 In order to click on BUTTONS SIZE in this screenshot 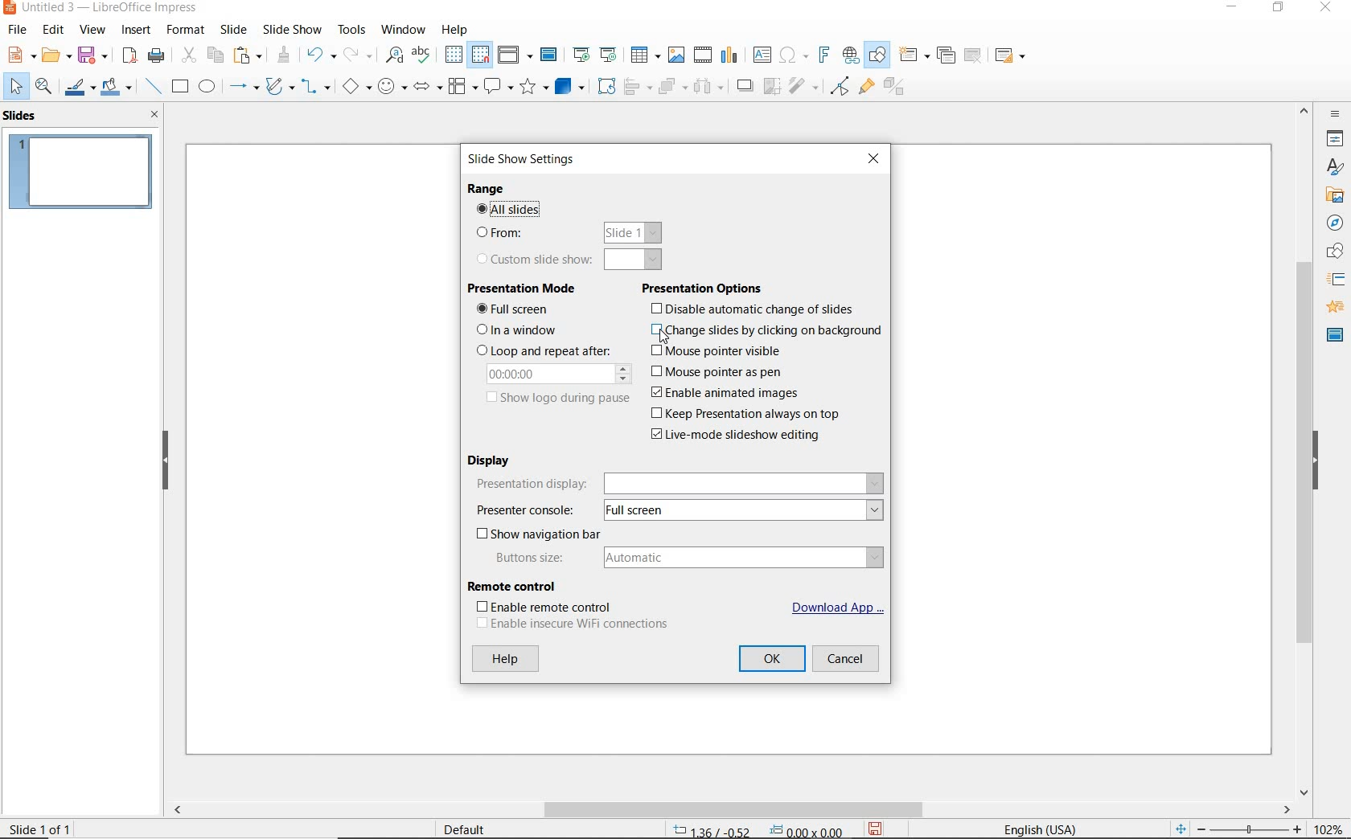, I will do `click(685, 557)`.